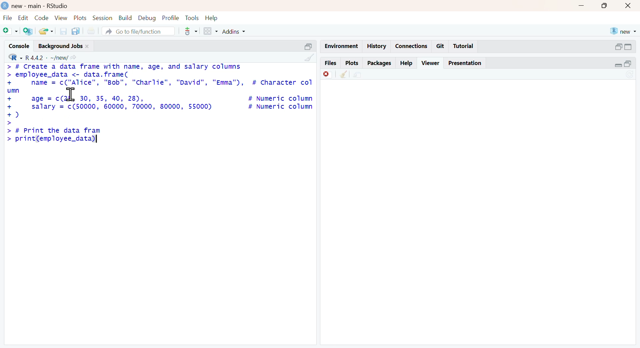 This screenshot has height=348, width=640. Describe the element at coordinates (59, 18) in the screenshot. I see `View` at that location.